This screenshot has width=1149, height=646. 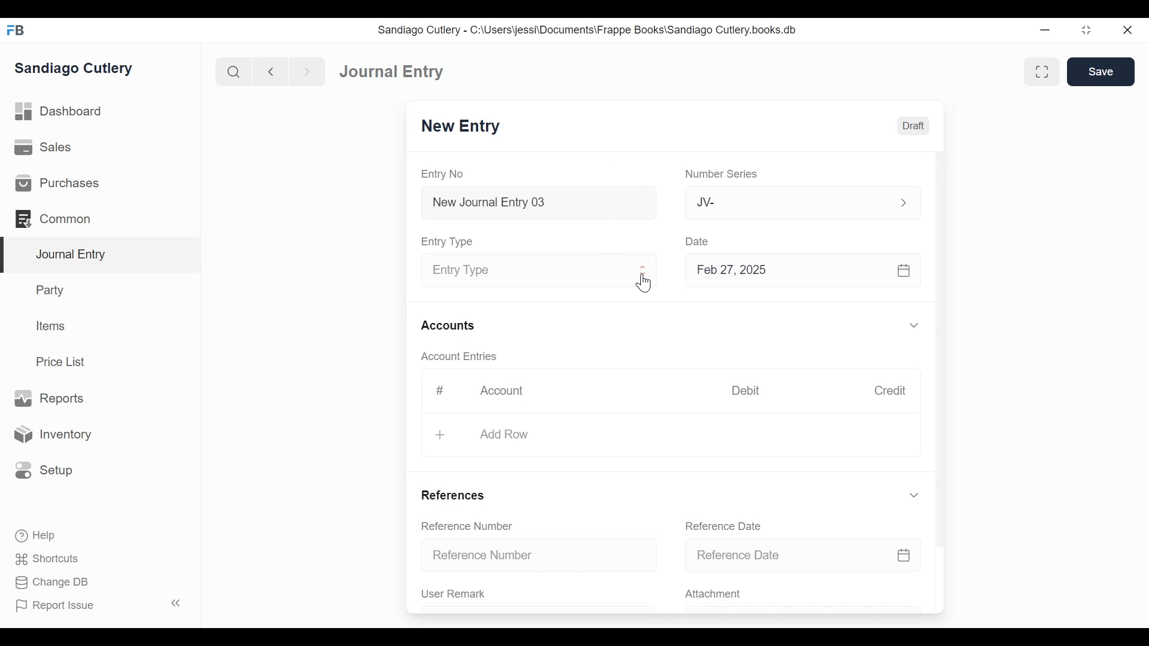 What do you see at coordinates (892, 391) in the screenshot?
I see `Credit` at bounding box center [892, 391].